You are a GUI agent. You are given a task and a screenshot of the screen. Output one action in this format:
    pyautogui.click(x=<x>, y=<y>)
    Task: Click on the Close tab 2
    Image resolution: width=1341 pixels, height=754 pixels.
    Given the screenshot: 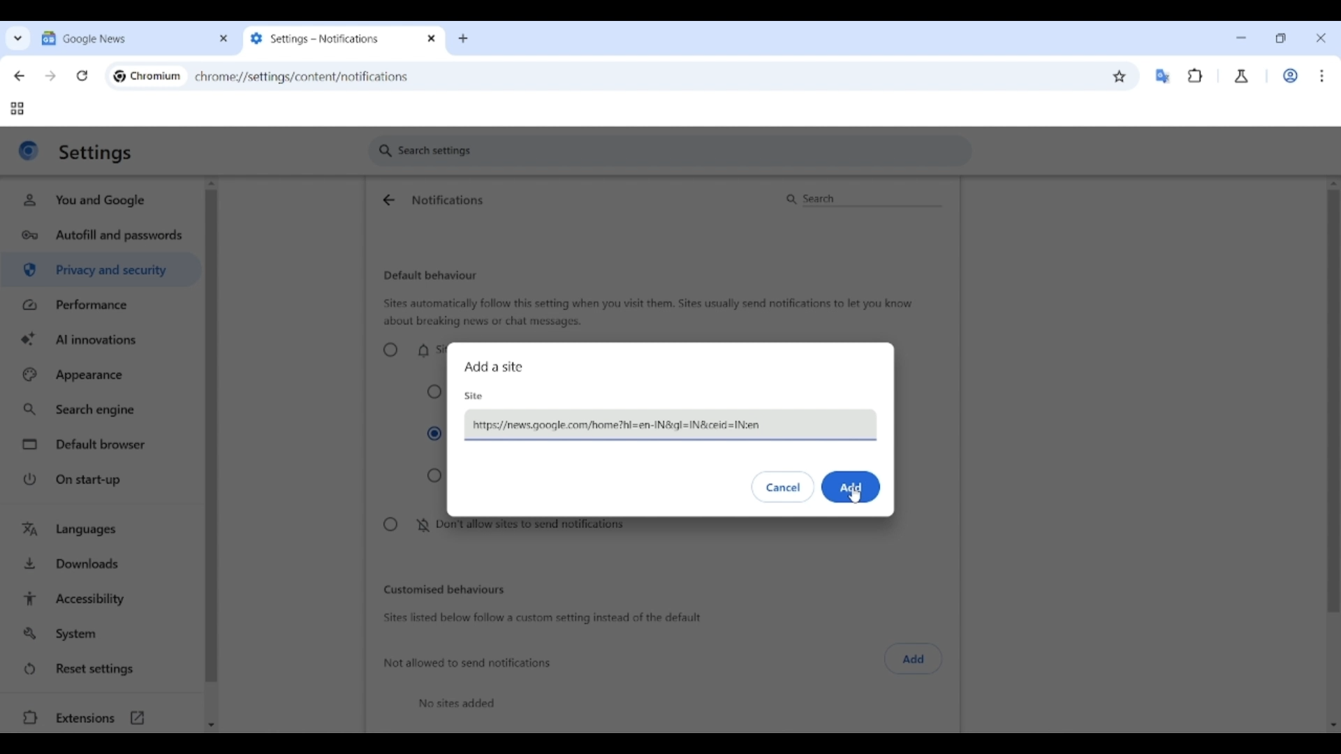 What is the action you would take?
    pyautogui.click(x=432, y=38)
    